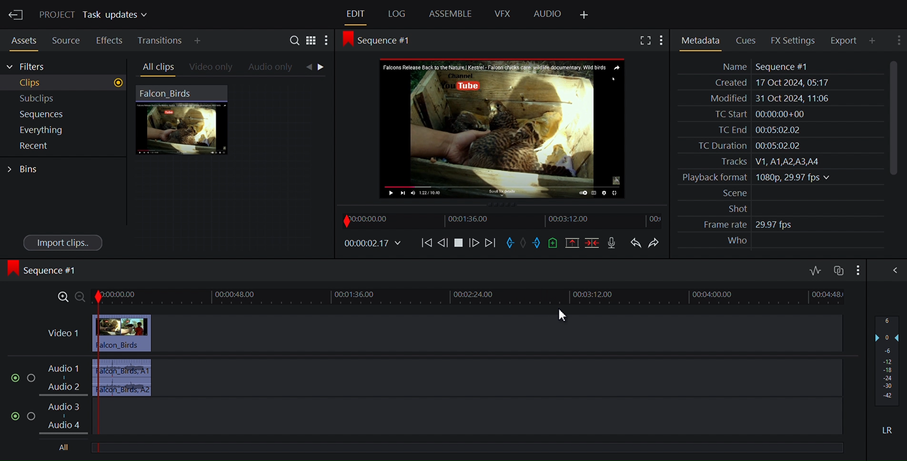 The image size is (907, 461). What do you see at coordinates (654, 242) in the screenshot?
I see `Redo` at bounding box center [654, 242].